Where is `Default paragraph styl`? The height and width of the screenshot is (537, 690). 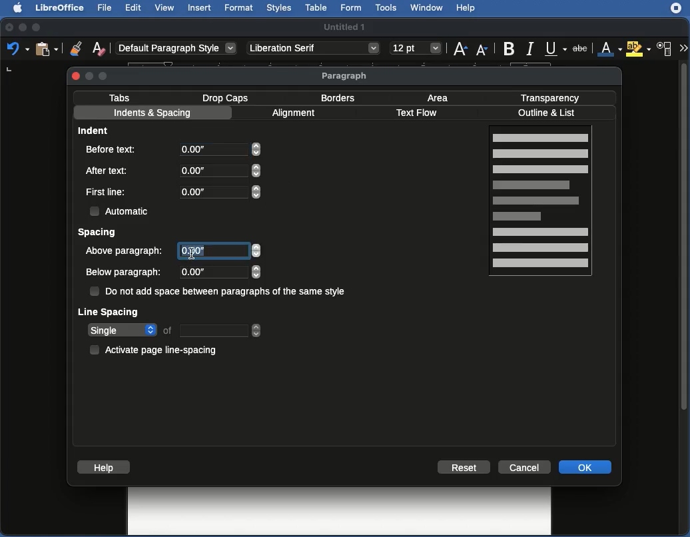
Default paragraph styl is located at coordinates (176, 49).